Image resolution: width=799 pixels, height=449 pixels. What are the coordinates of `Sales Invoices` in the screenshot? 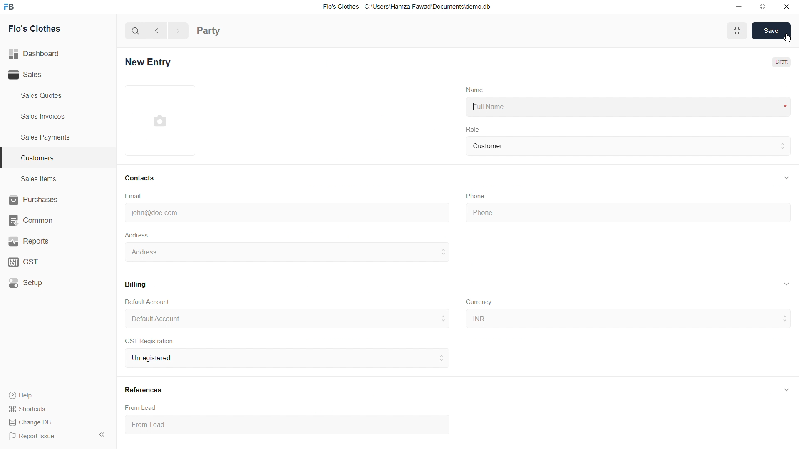 It's located at (46, 116).